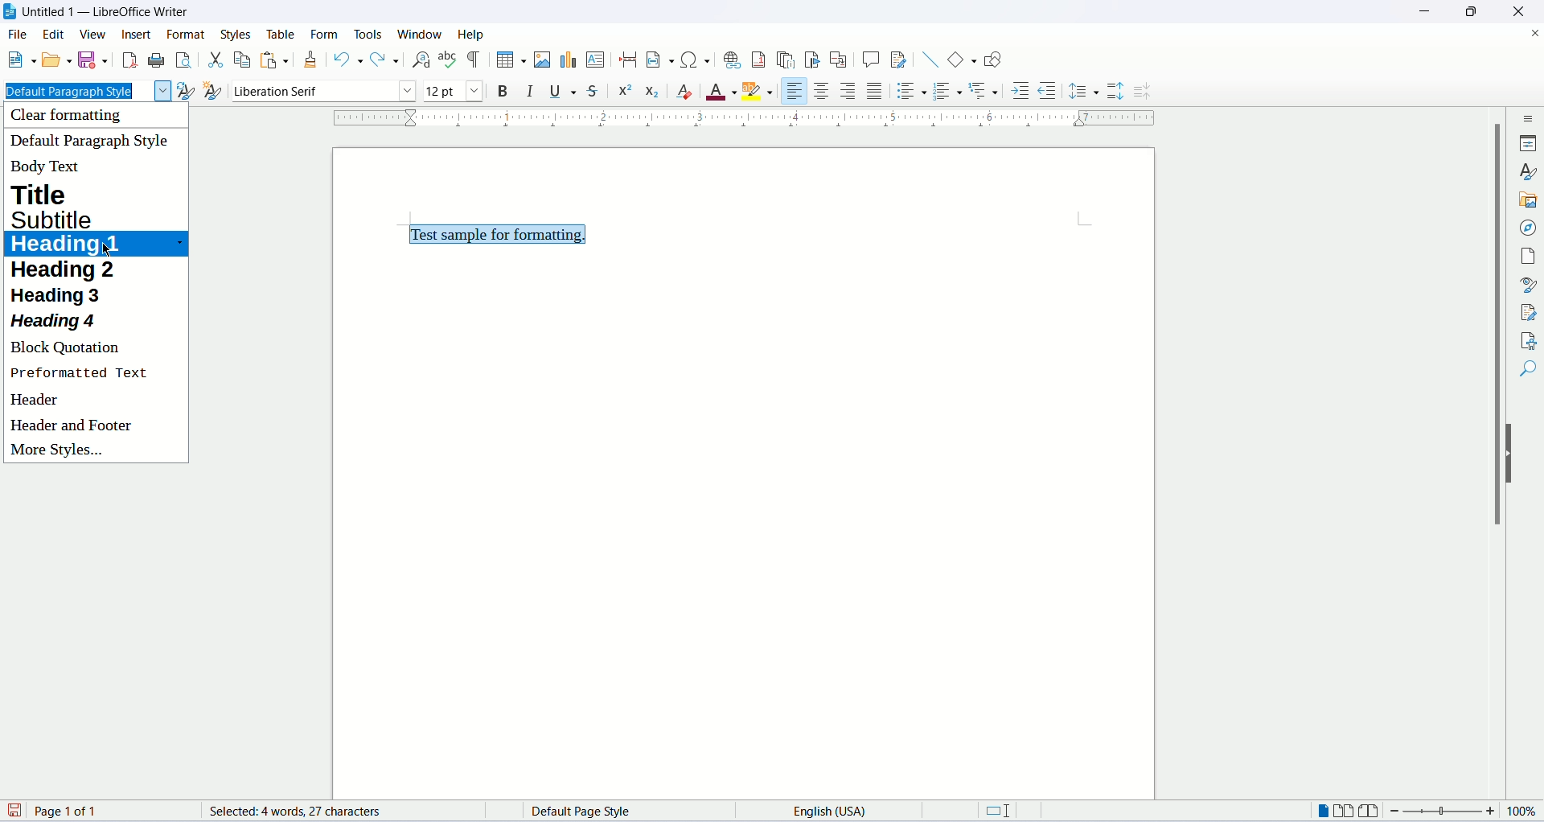 This screenshot has height=822, width=1544. Describe the element at coordinates (60, 451) in the screenshot. I see `more styles` at that location.